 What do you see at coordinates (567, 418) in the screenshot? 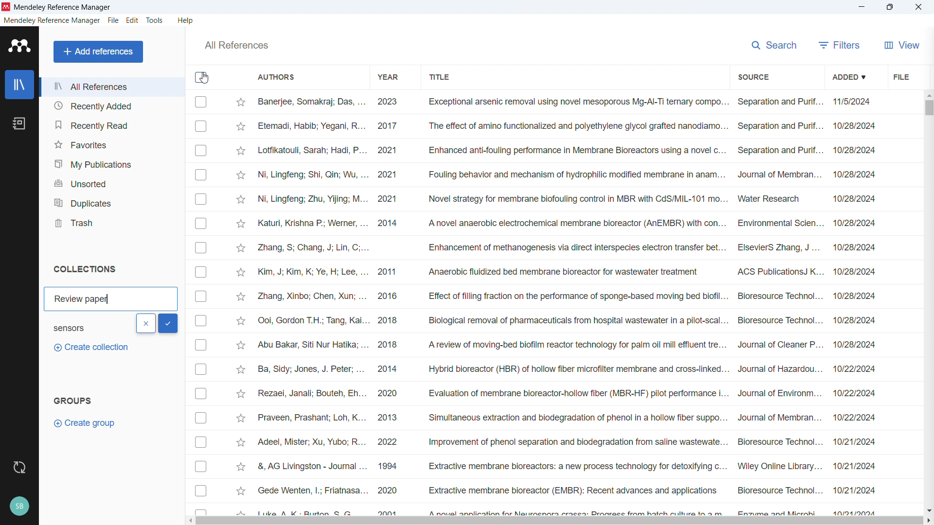
I see `Praveen, Prashant; Loh, K... 2013 Simultaneous extraction and biodegradation of phenol in a hollow fiber suppo... Journal of Membran... 10/22/2024` at bounding box center [567, 418].